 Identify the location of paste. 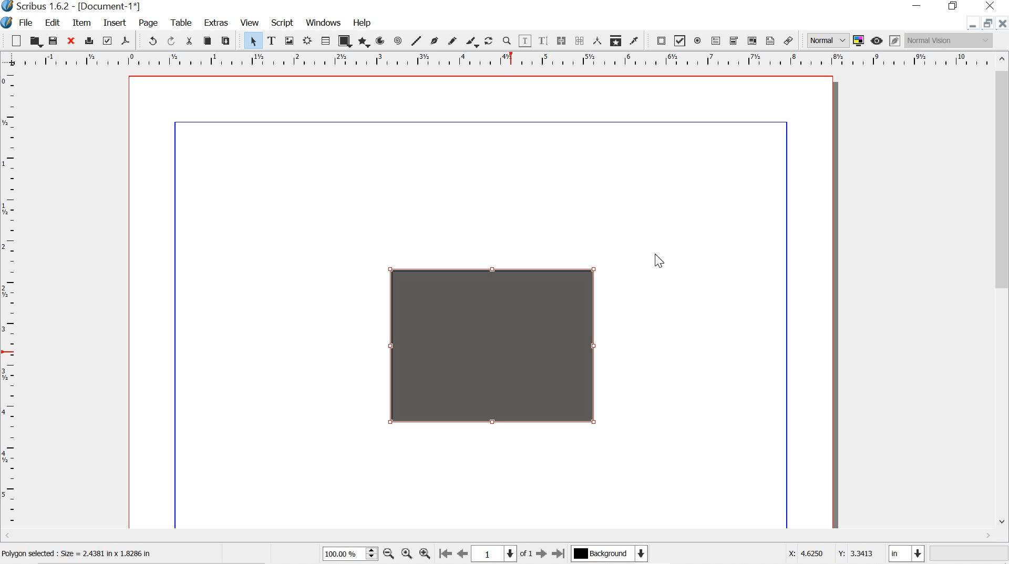
(229, 41).